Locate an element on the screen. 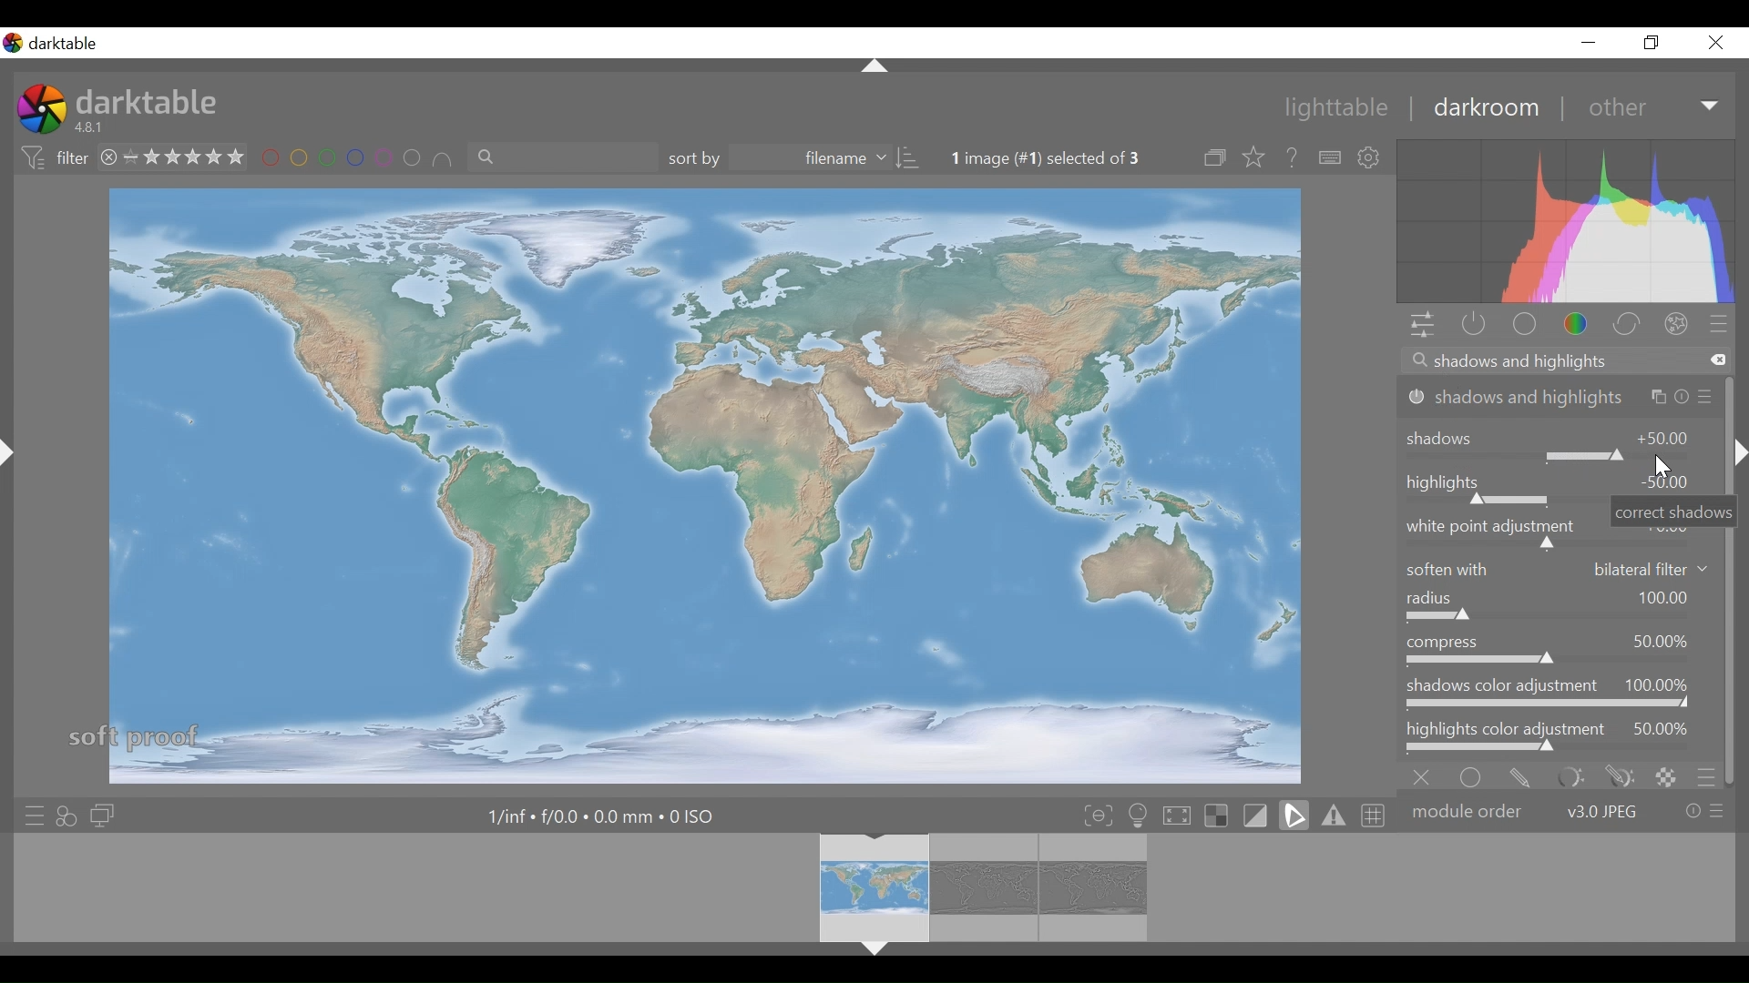 The width and height of the screenshot is (1749, 983). collapse grouped image is located at coordinates (1217, 158).